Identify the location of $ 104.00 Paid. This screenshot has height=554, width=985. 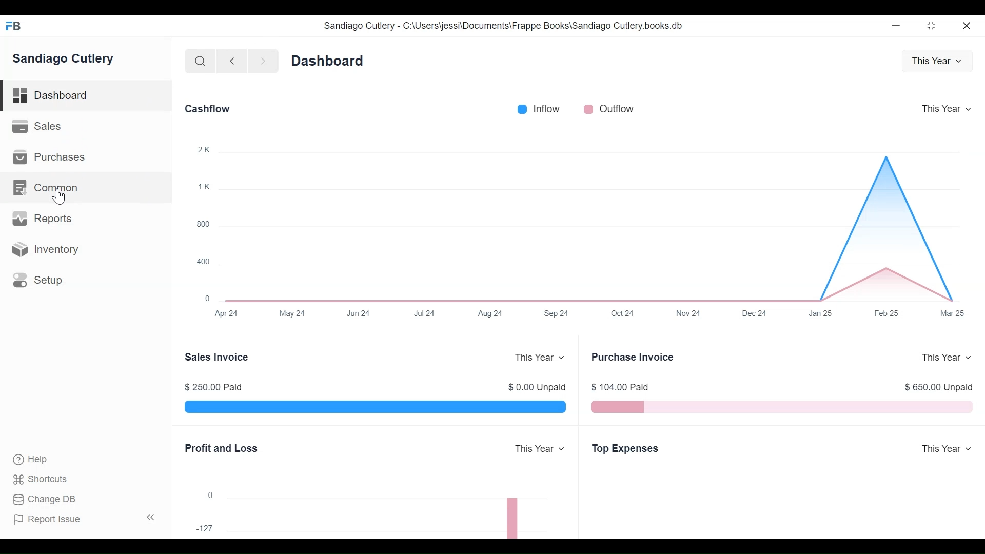
(623, 387).